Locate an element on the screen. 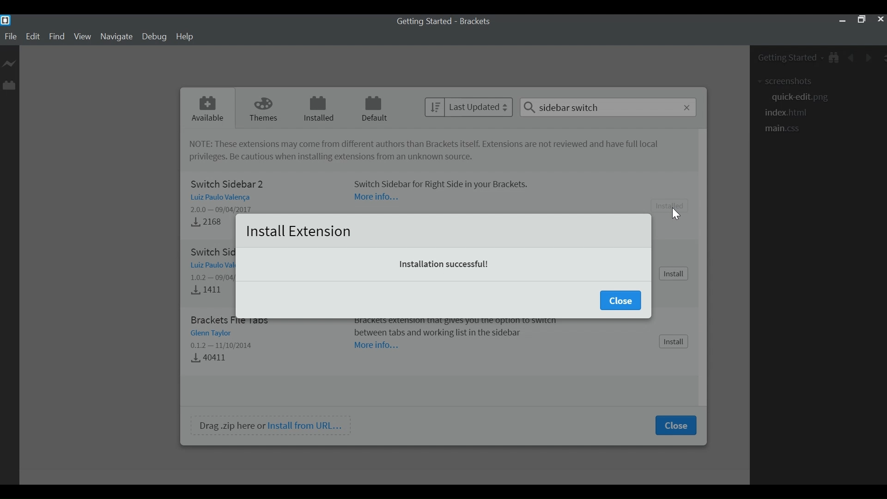  Debug is located at coordinates (155, 37).